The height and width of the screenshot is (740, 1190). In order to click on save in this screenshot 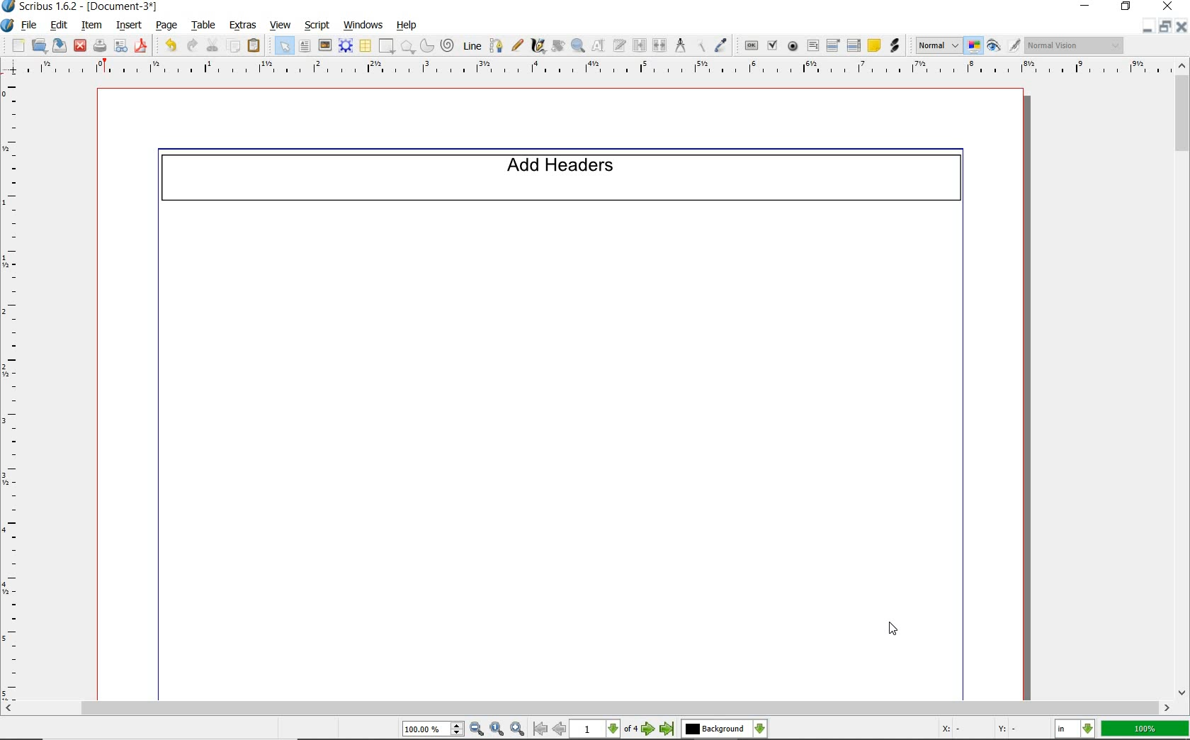, I will do `click(58, 45)`.